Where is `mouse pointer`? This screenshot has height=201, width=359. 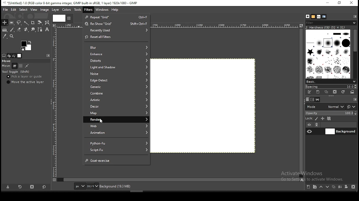 mouse pointer is located at coordinates (101, 121).